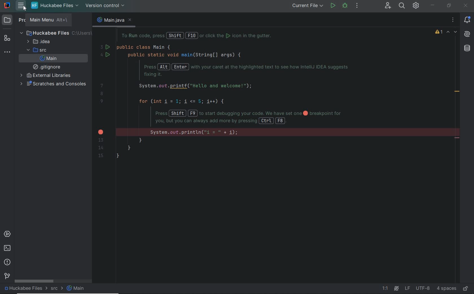  Describe the element at coordinates (54, 84) in the screenshot. I see `scratches and consoles` at that location.